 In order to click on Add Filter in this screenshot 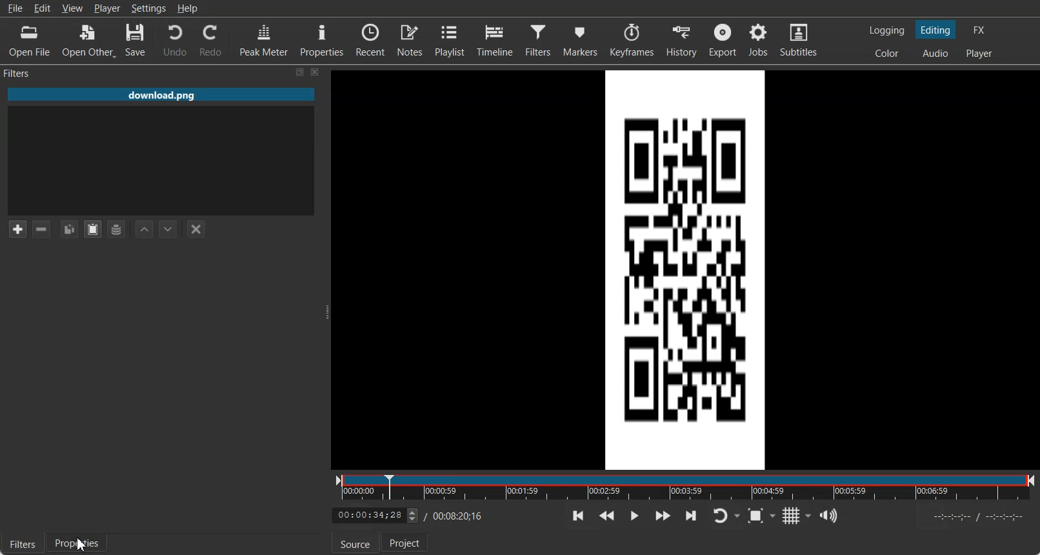, I will do `click(17, 229)`.